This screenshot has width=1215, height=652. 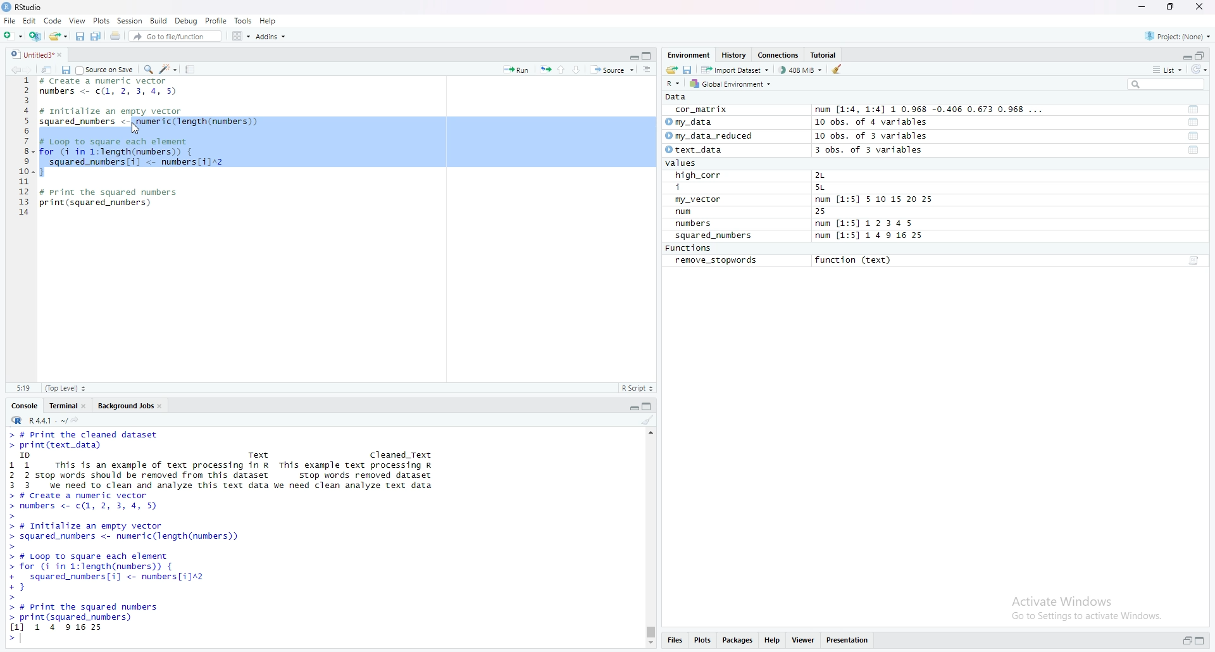 I want to click on Addins, so click(x=270, y=36).